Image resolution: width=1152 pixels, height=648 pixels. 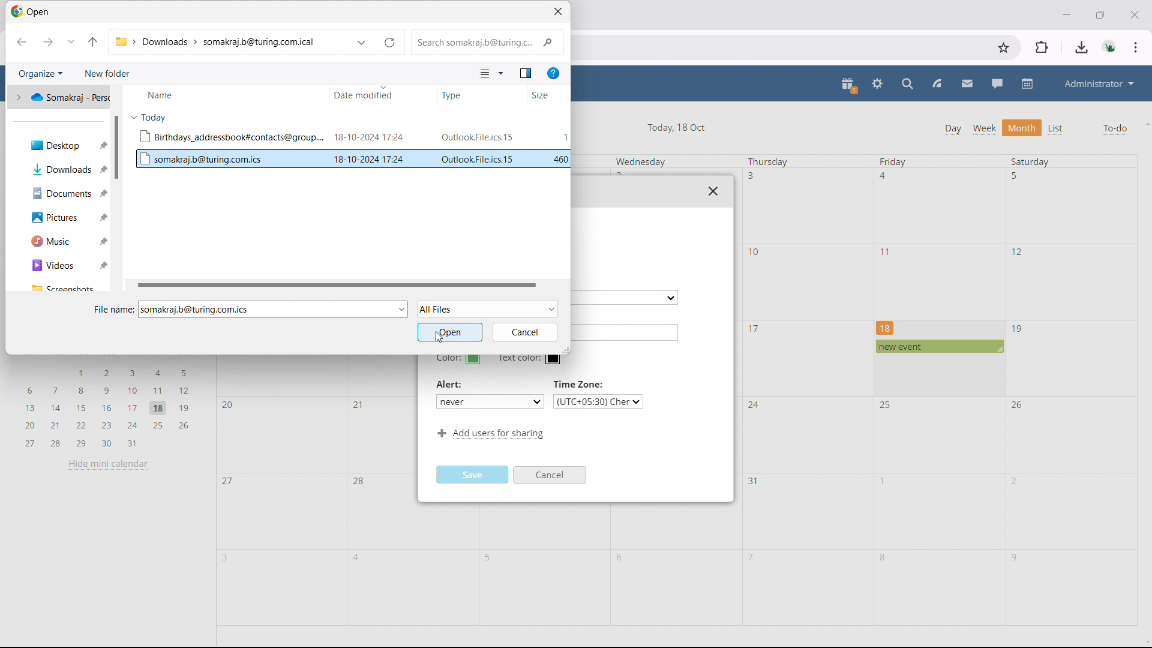 What do you see at coordinates (34, 13) in the screenshot?
I see `Open` at bounding box center [34, 13].